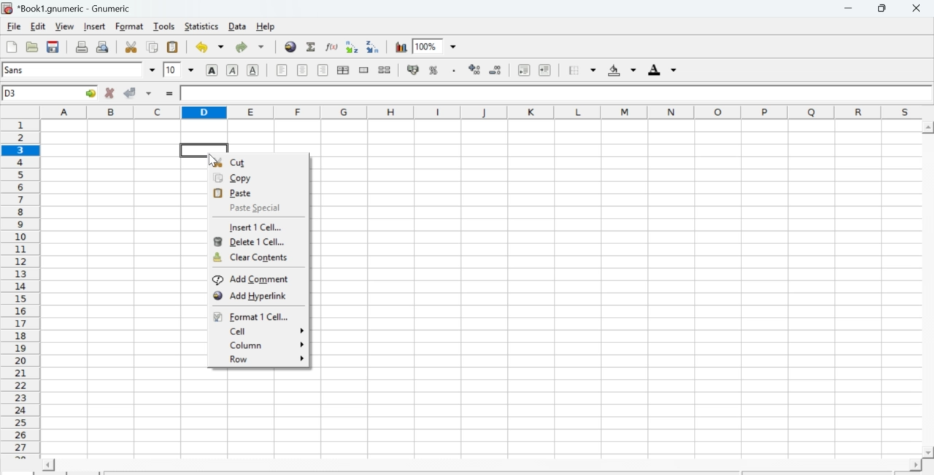 The width and height of the screenshot is (934, 475). I want to click on Bold, so click(209, 70).